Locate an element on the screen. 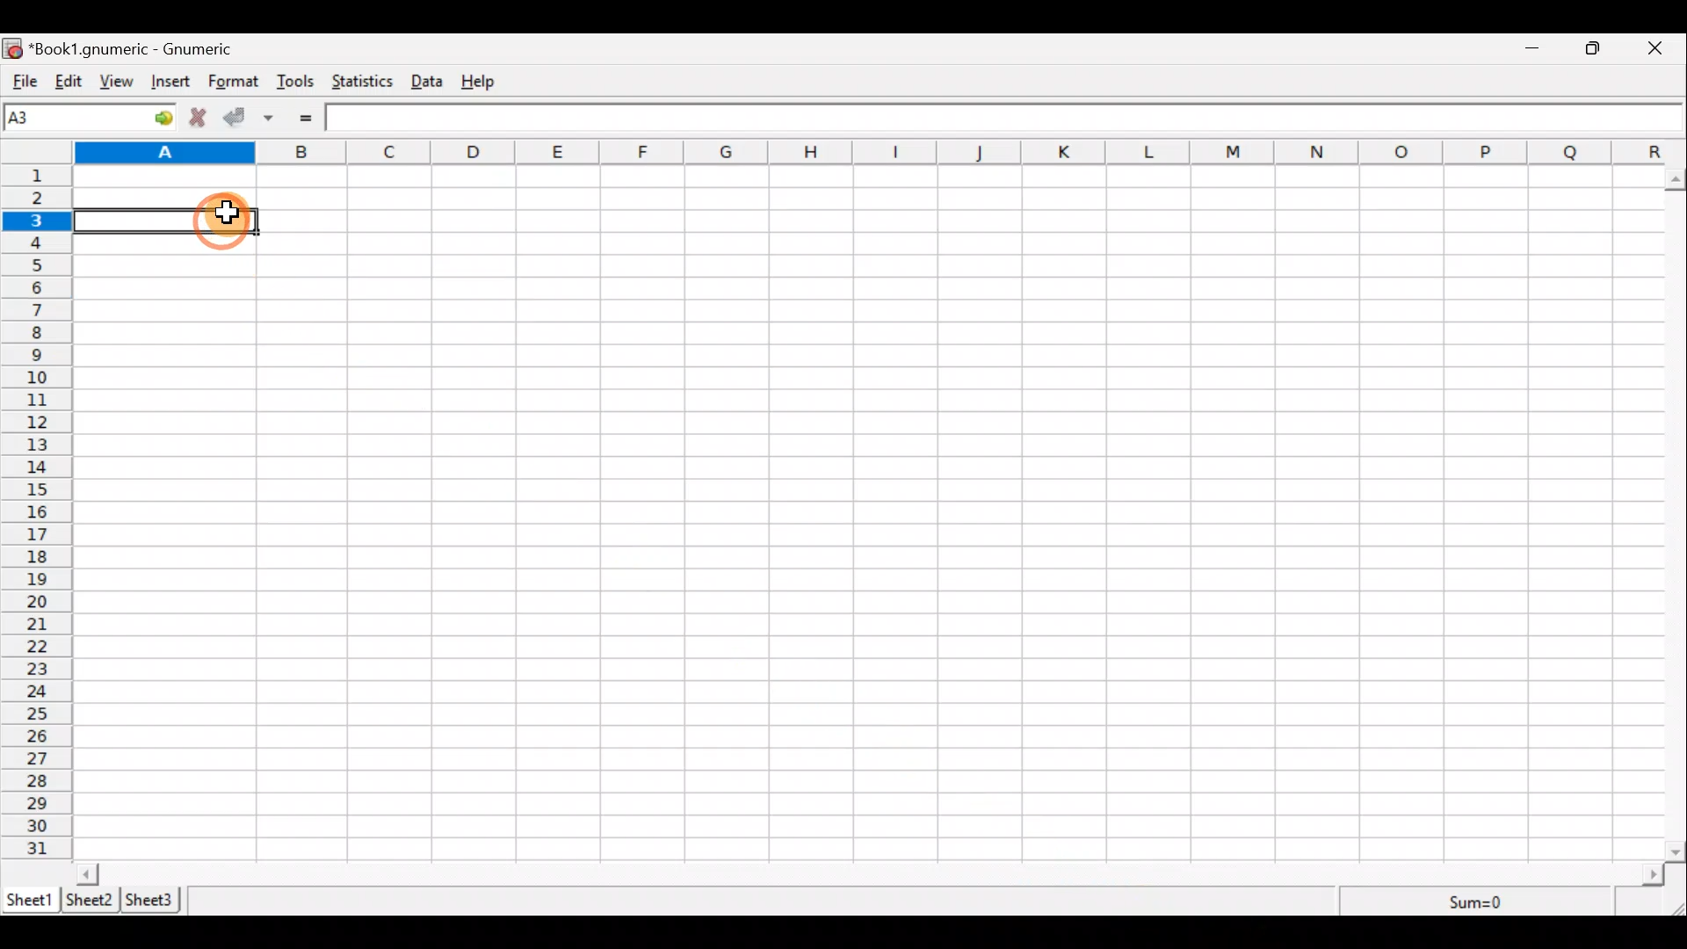  Sum=0 is located at coordinates (1478, 903).